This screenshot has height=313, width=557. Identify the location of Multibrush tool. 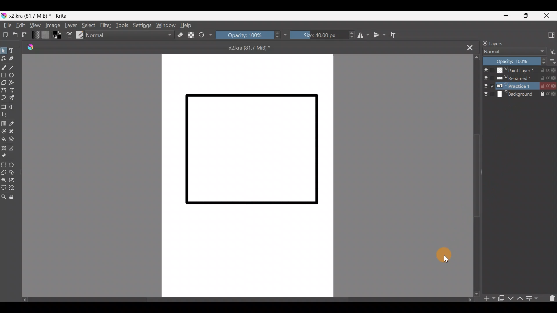
(15, 98).